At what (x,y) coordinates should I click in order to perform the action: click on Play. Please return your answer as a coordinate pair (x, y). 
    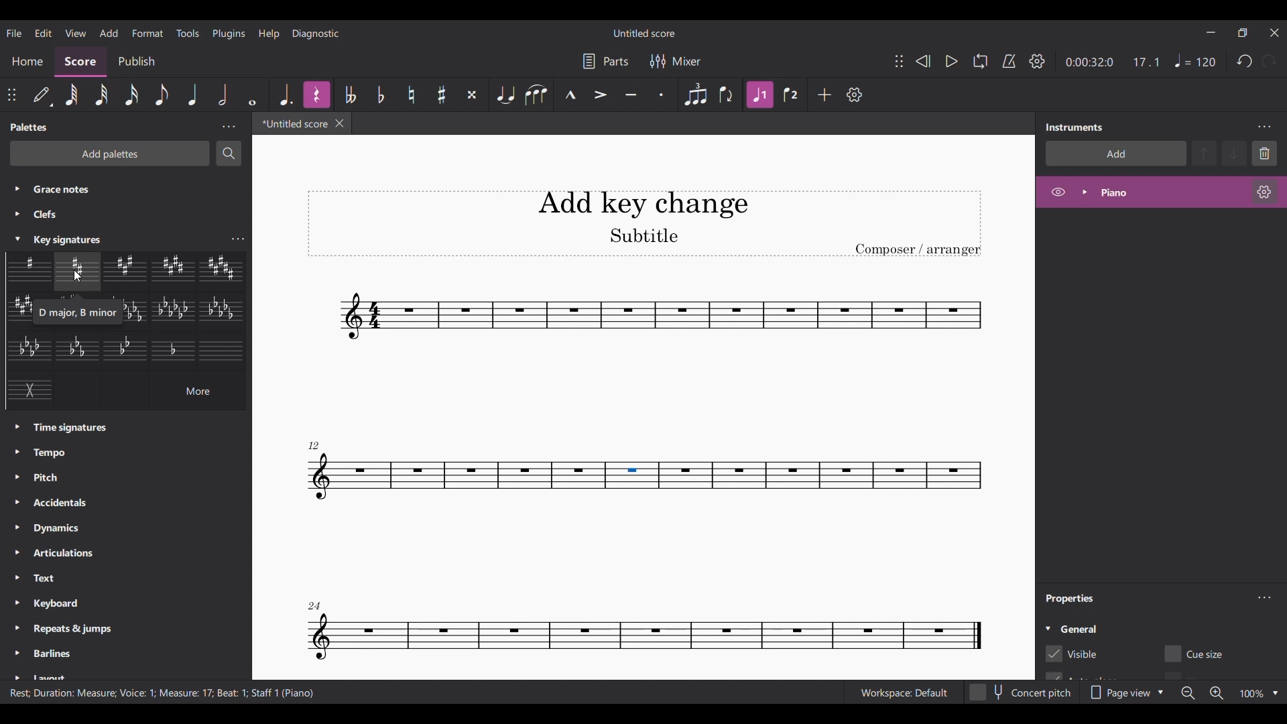
    Looking at the image, I should click on (951, 61).